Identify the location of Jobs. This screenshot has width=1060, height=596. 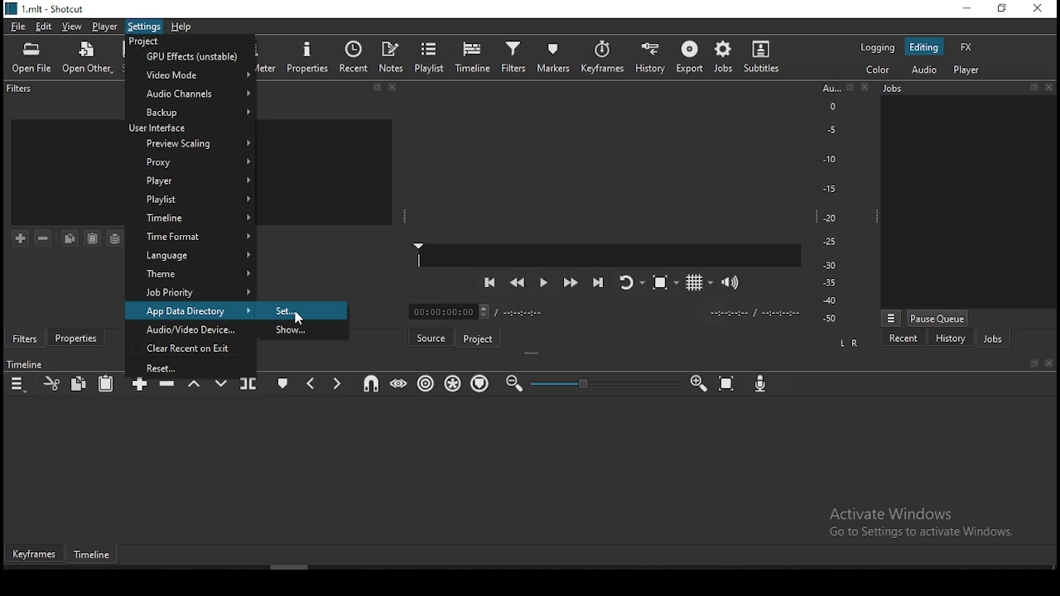
(931, 91).